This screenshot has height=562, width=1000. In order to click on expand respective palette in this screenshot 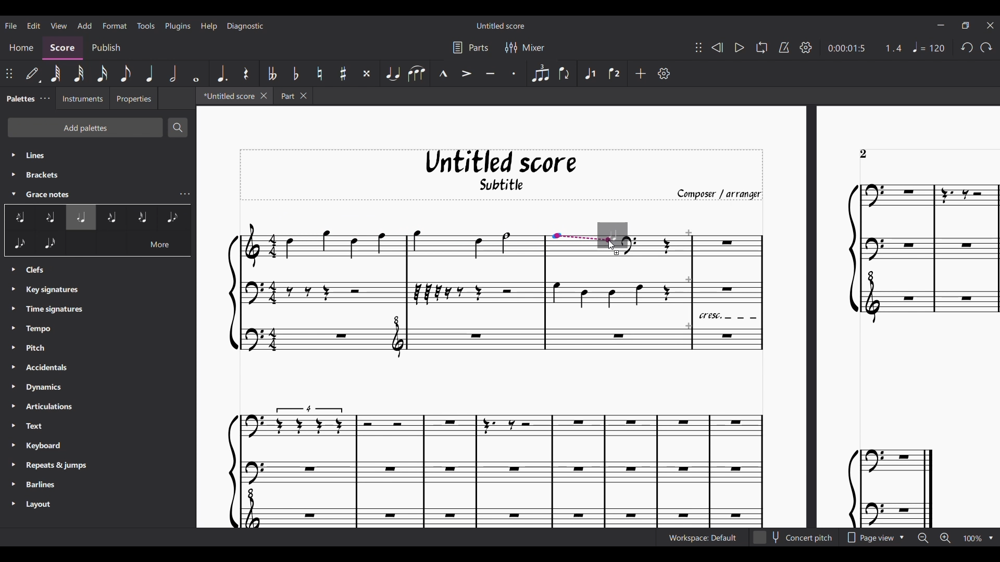, I will do `click(14, 166)`.